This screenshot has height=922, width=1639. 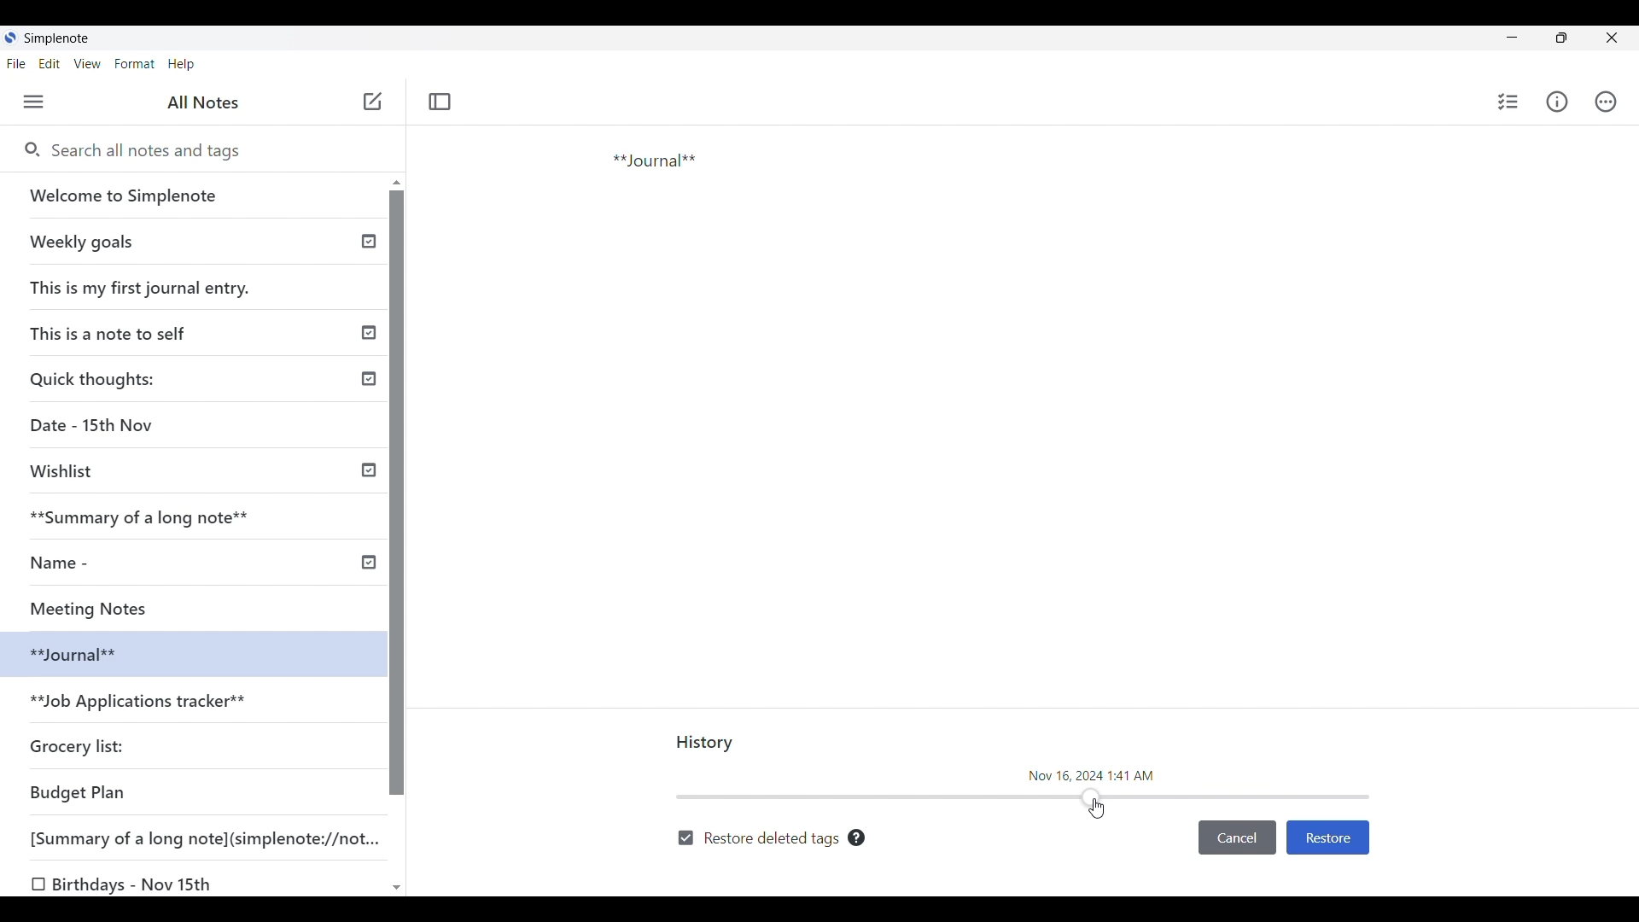 What do you see at coordinates (188, 652) in the screenshot?
I see `selected note` at bounding box center [188, 652].